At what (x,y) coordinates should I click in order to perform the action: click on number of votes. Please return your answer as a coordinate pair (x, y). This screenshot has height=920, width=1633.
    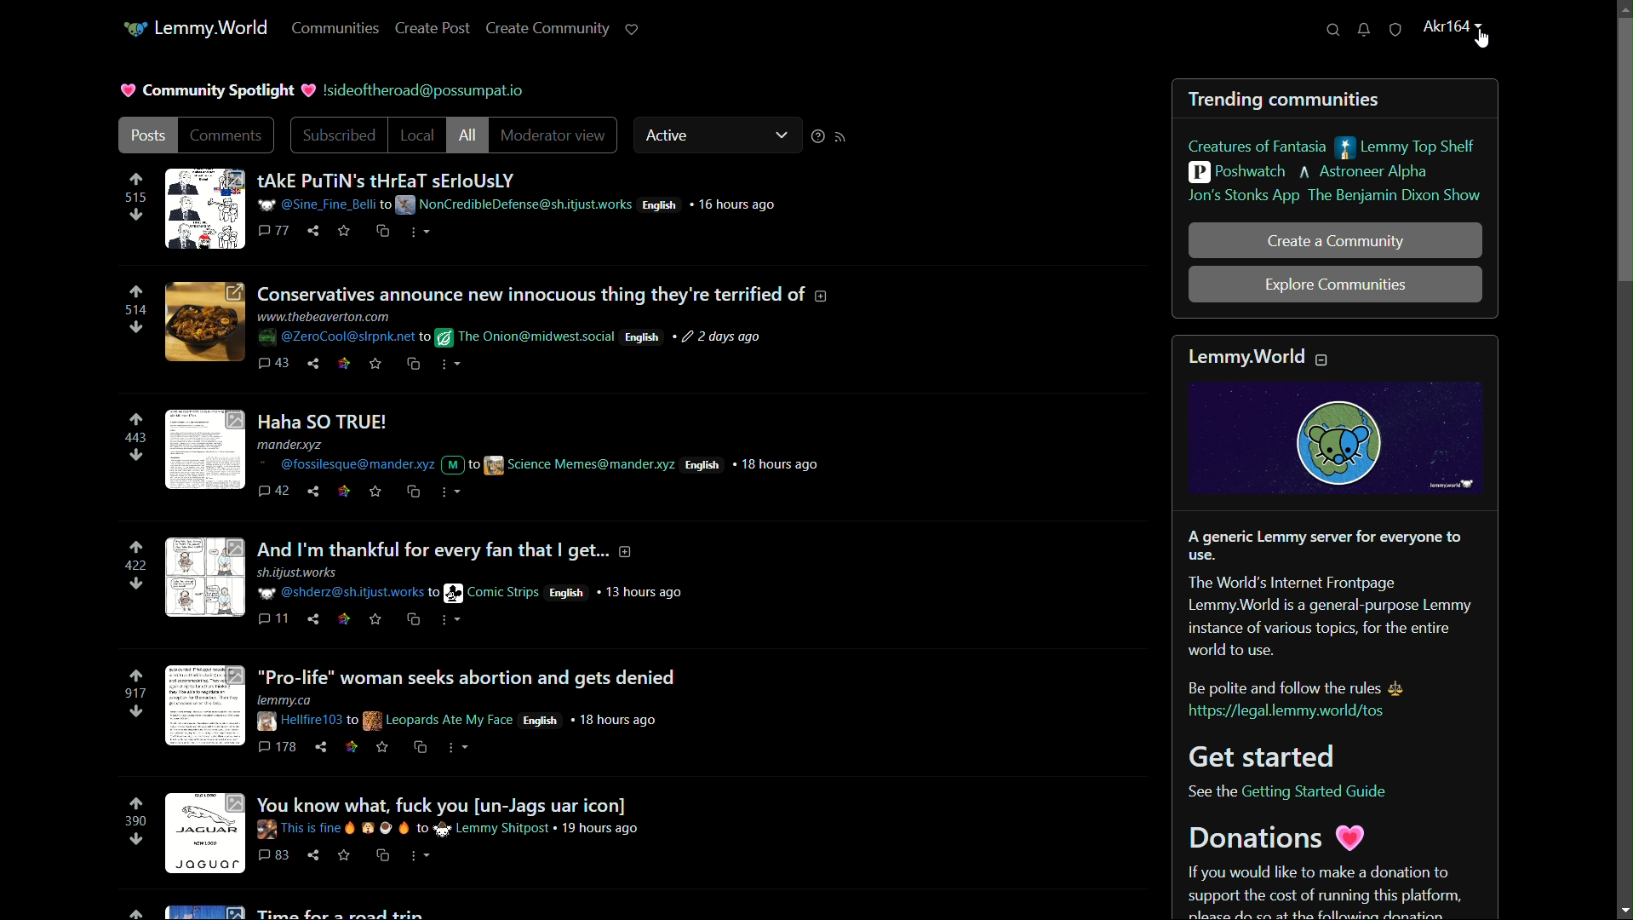
    Looking at the image, I should click on (135, 694).